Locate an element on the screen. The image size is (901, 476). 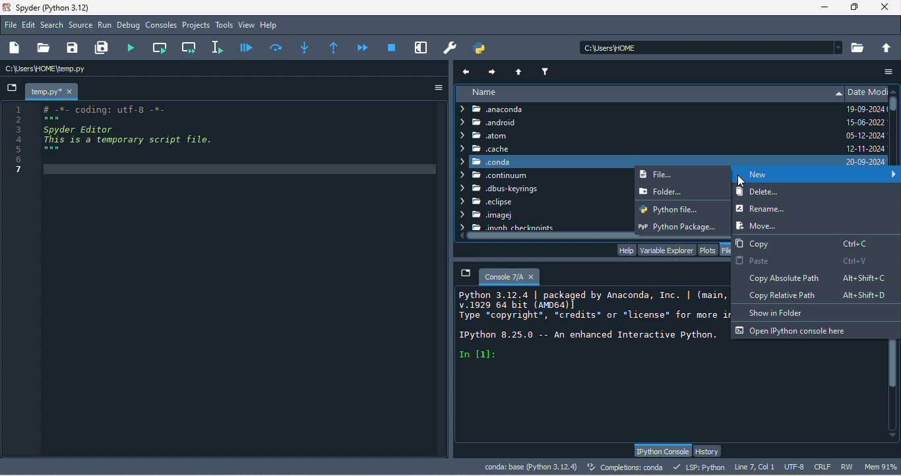
conda is located at coordinates (648, 161).